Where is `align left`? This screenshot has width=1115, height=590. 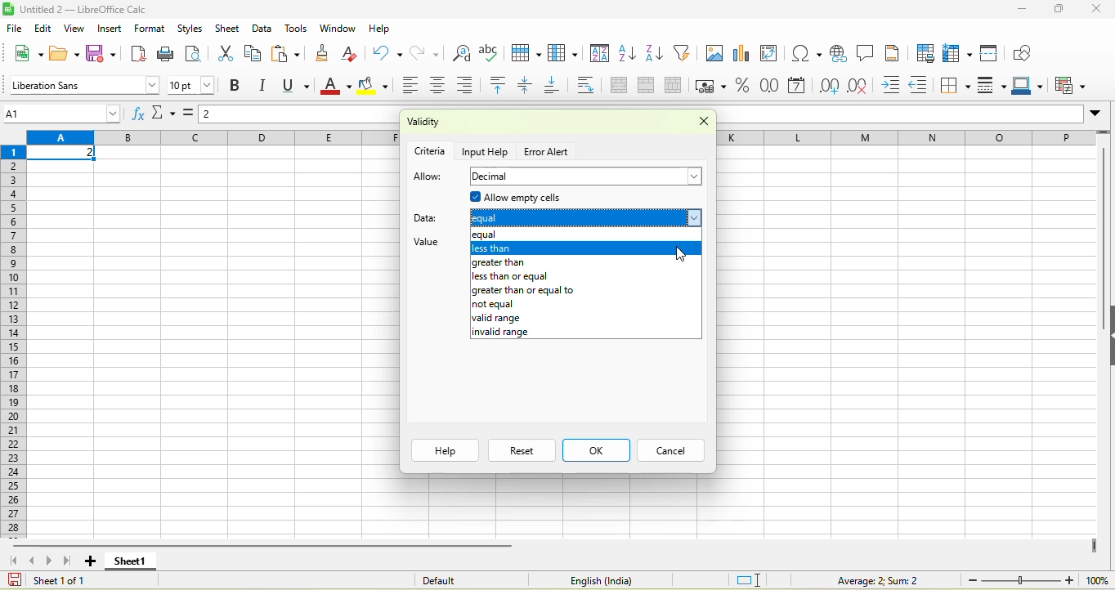
align left is located at coordinates (409, 87).